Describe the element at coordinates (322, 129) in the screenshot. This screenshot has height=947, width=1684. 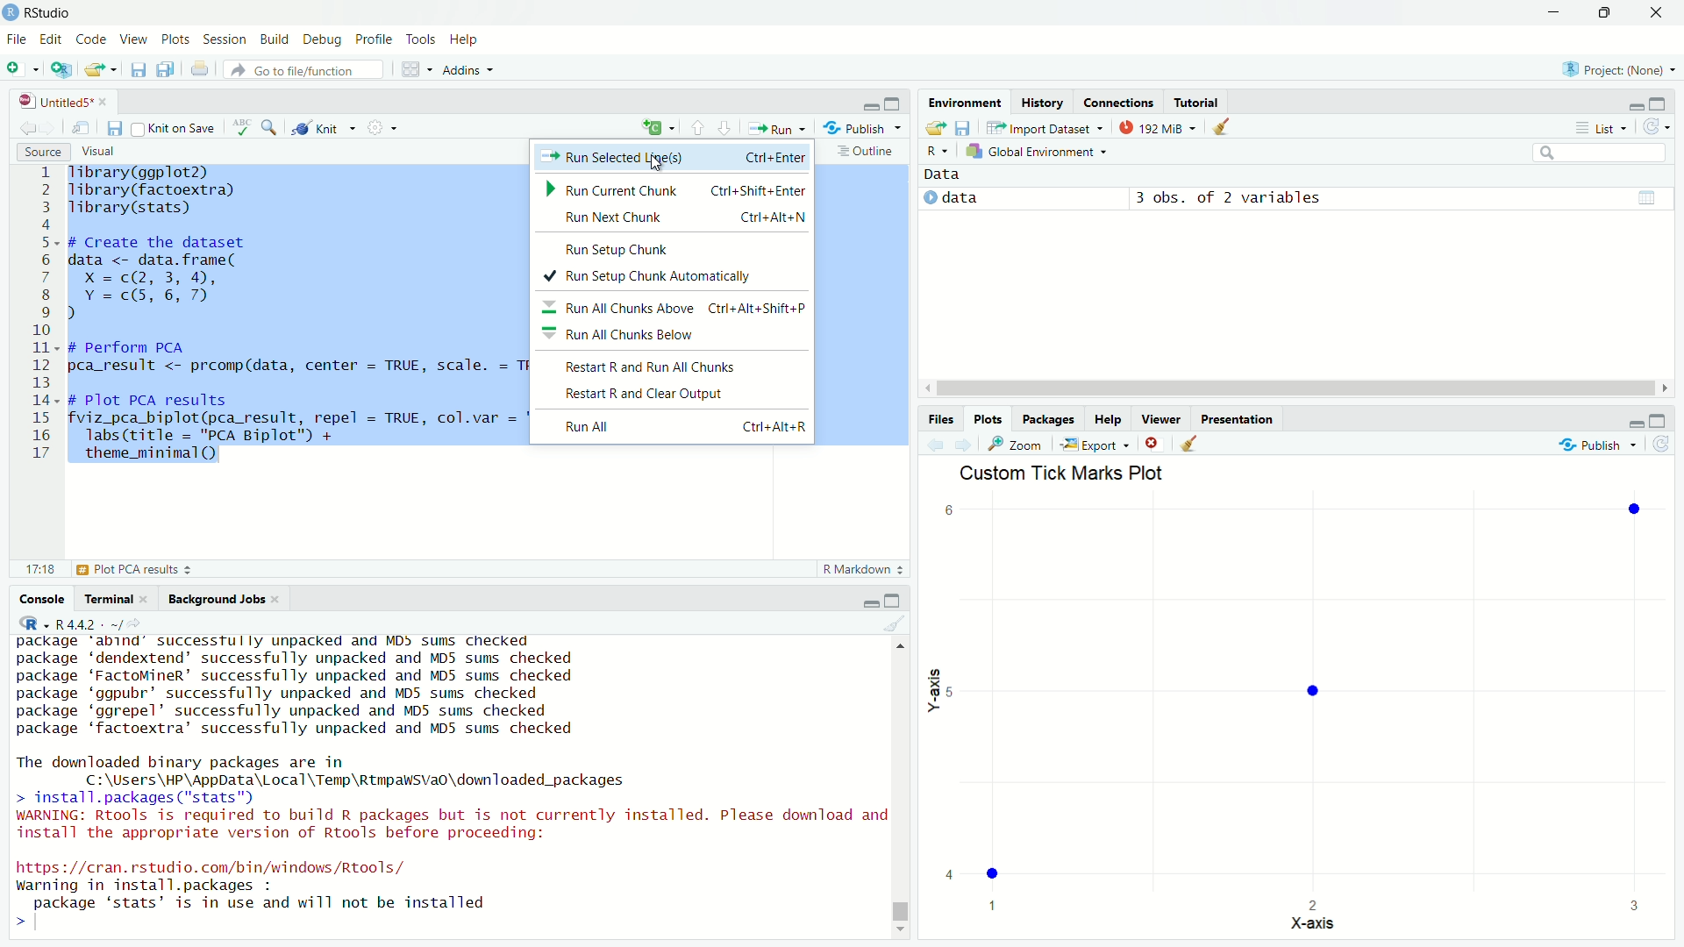
I see `knit` at that location.